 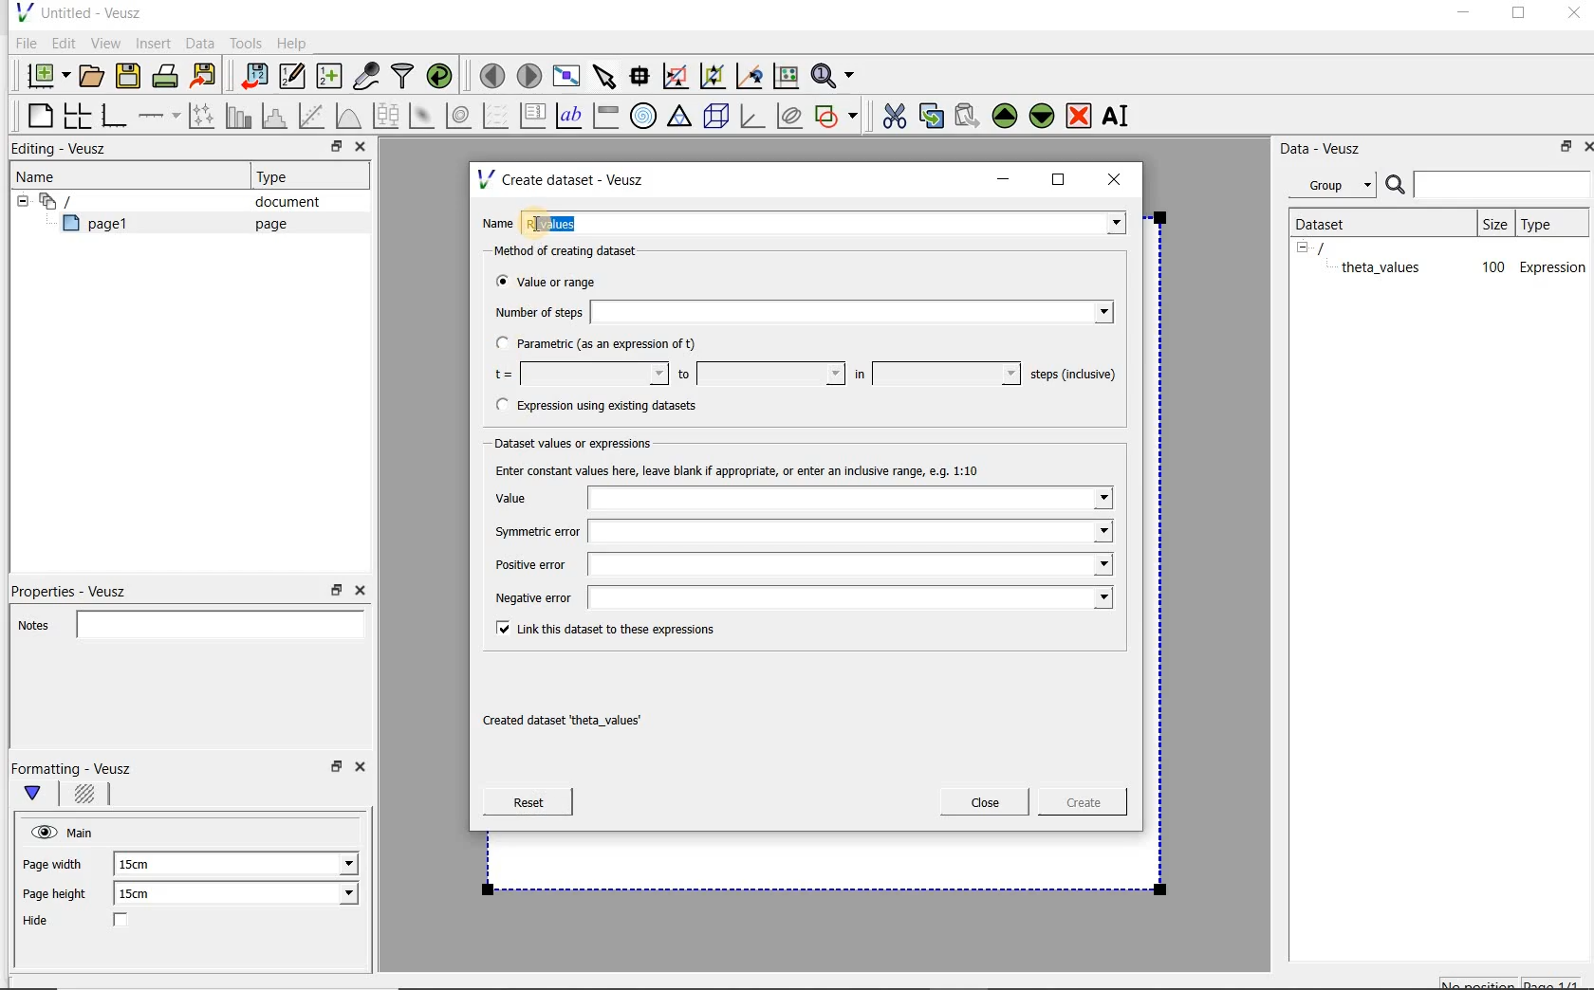 What do you see at coordinates (385, 117) in the screenshot?
I see `plot box plots` at bounding box center [385, 117].